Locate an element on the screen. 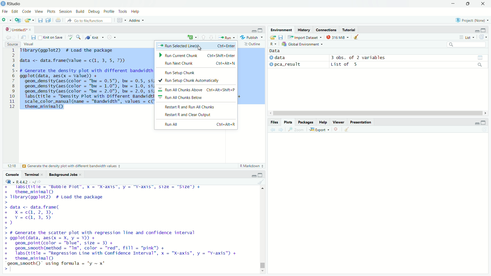  R is located at coordinates (273, 44).